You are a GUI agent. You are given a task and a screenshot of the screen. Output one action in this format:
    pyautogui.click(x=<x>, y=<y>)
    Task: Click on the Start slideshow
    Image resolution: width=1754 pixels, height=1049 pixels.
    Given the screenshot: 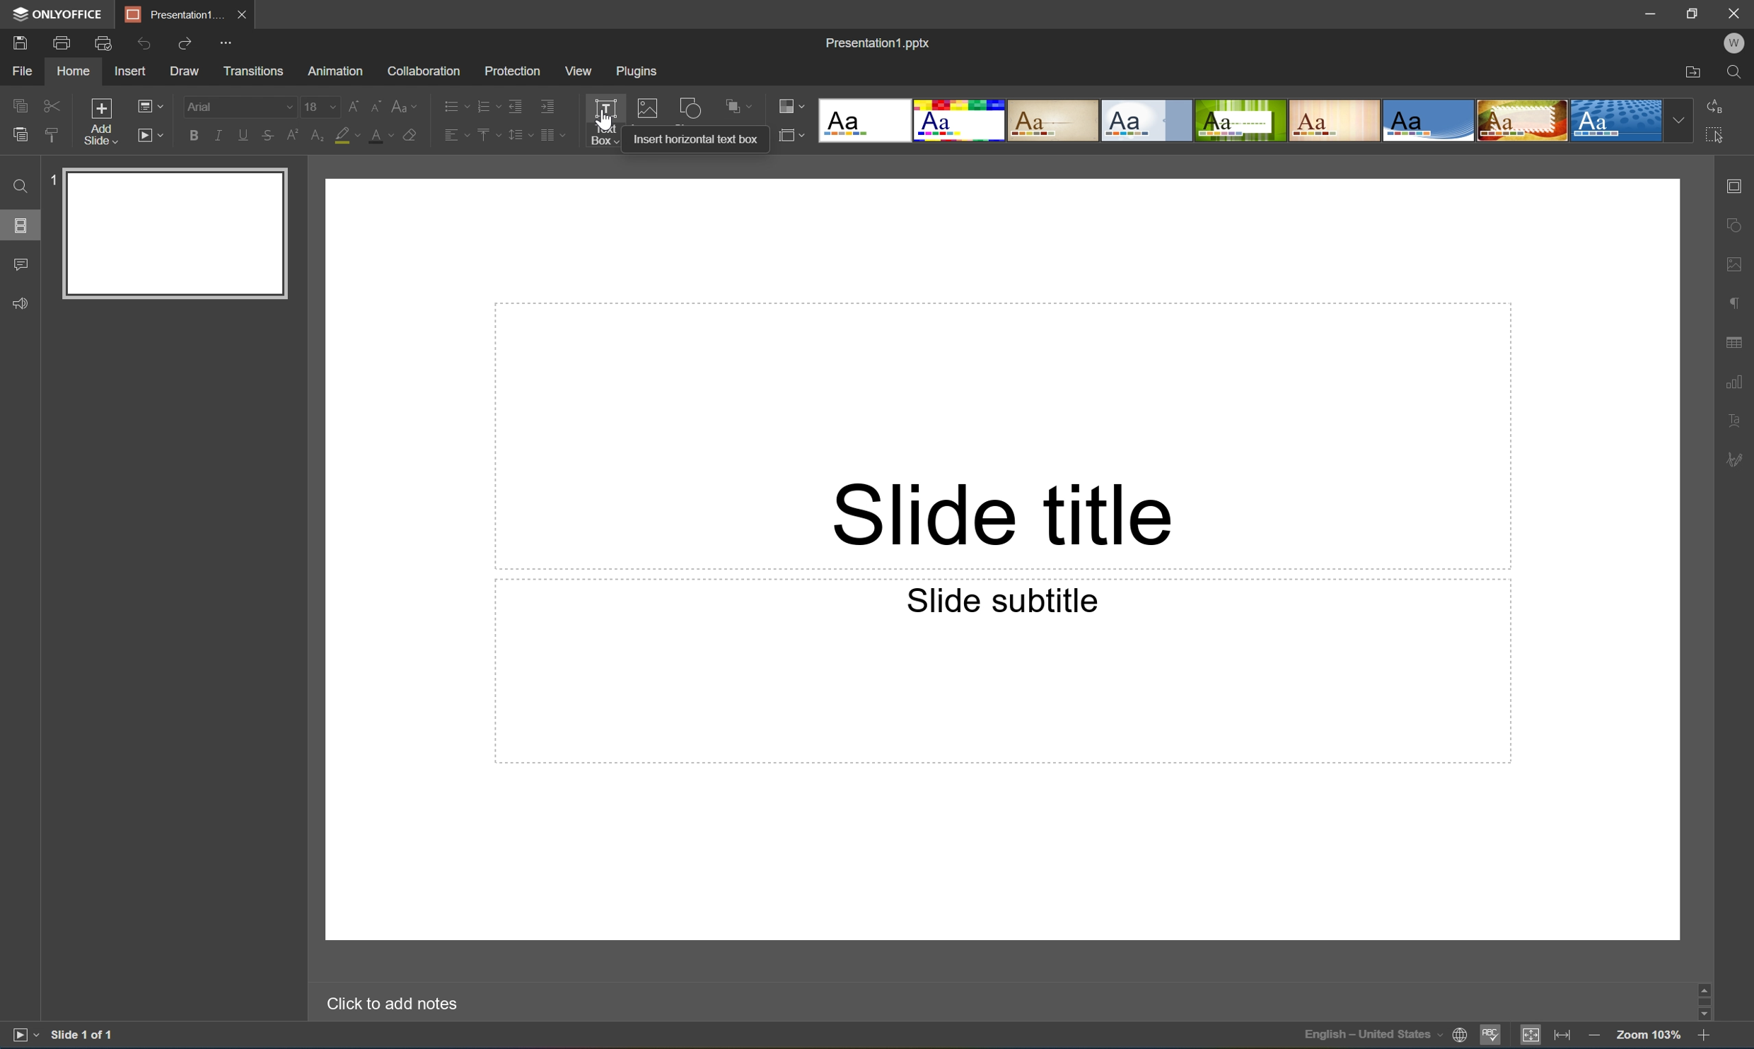 What is the action you would take?
    pyautogui.click(x=149, y=134)
    